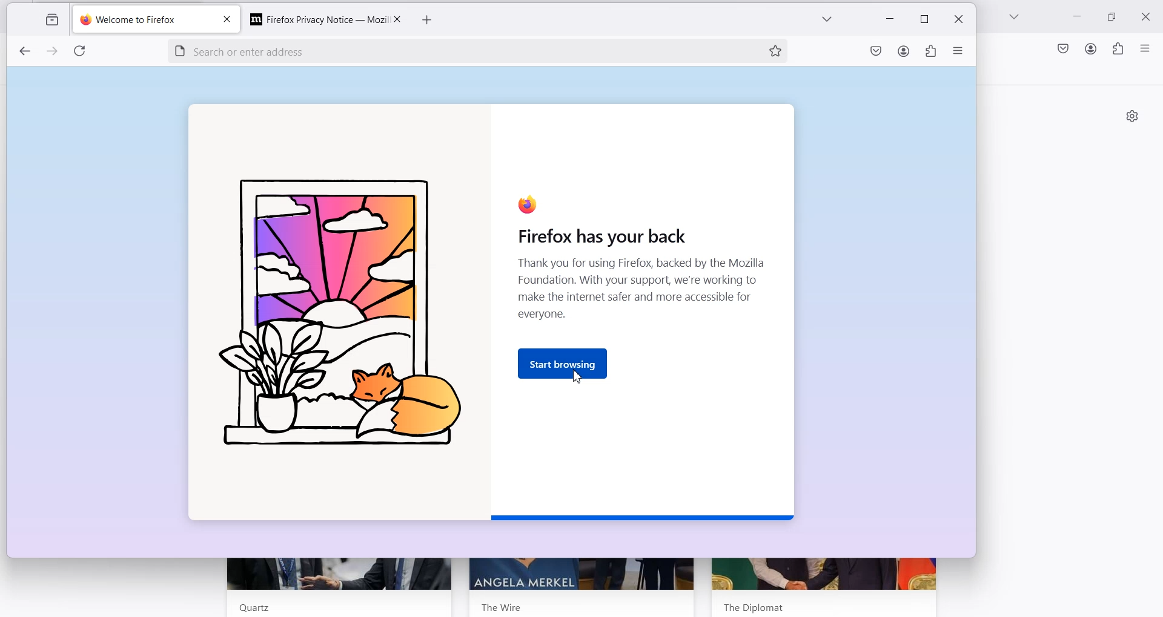  Describe the element at coordinates (1118, 49) in the screenshot. I see `Extensions` at that location.